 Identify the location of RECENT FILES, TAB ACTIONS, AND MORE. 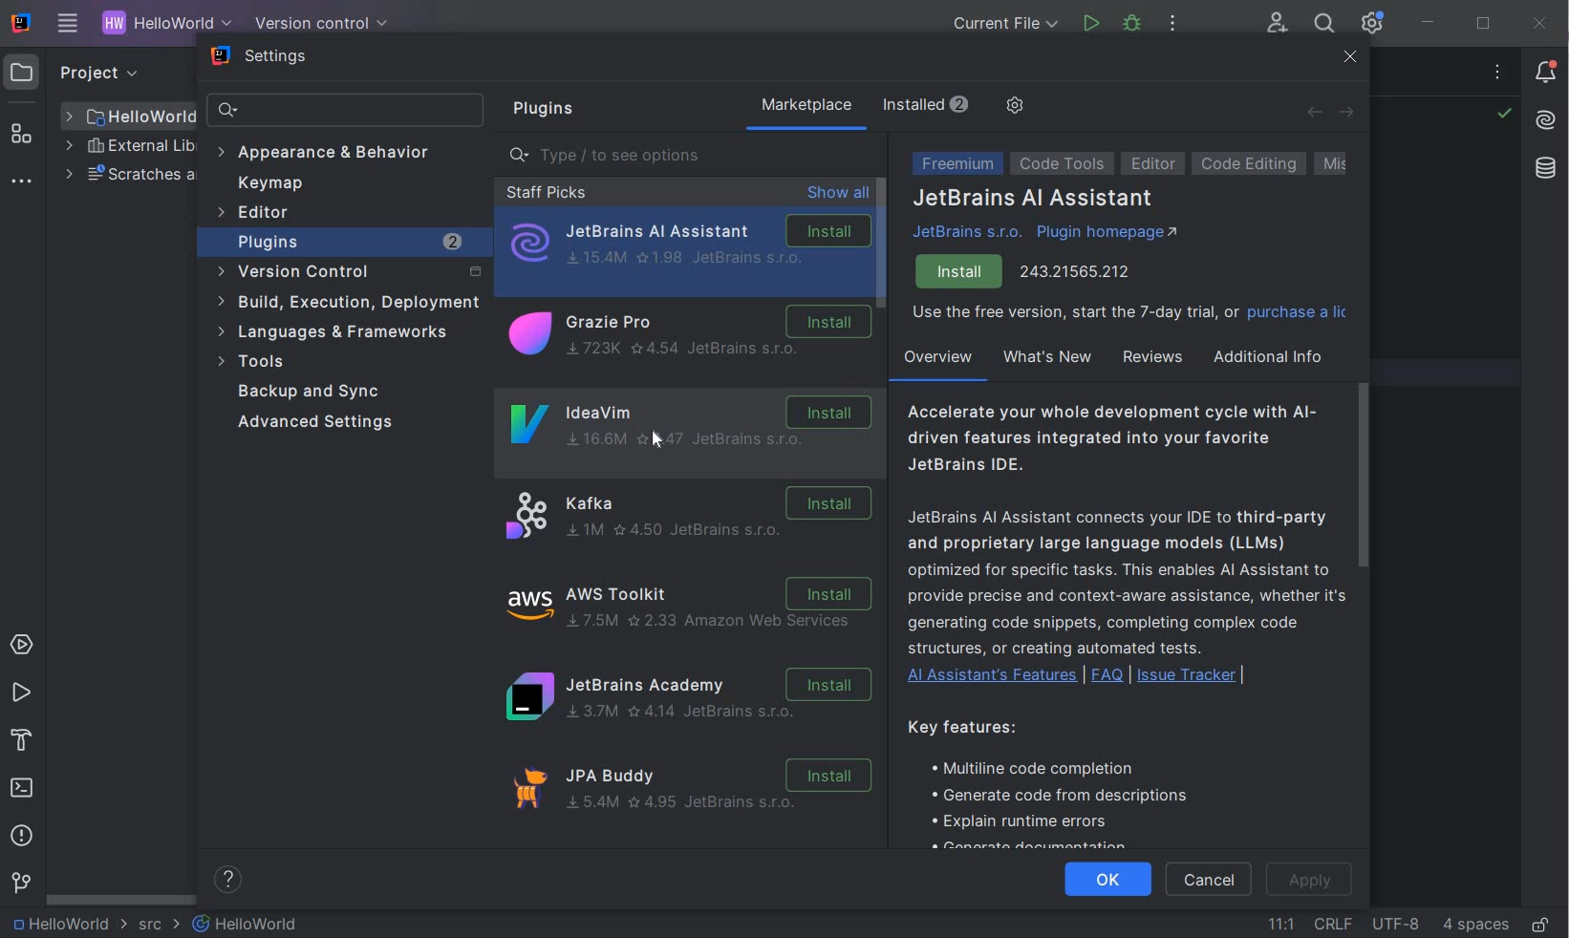
(1500, 75).